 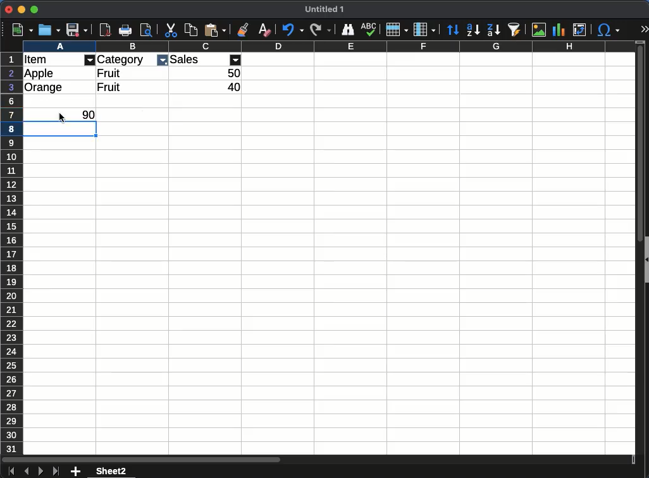 I want to click on collapse, so click(x=645, y=259).